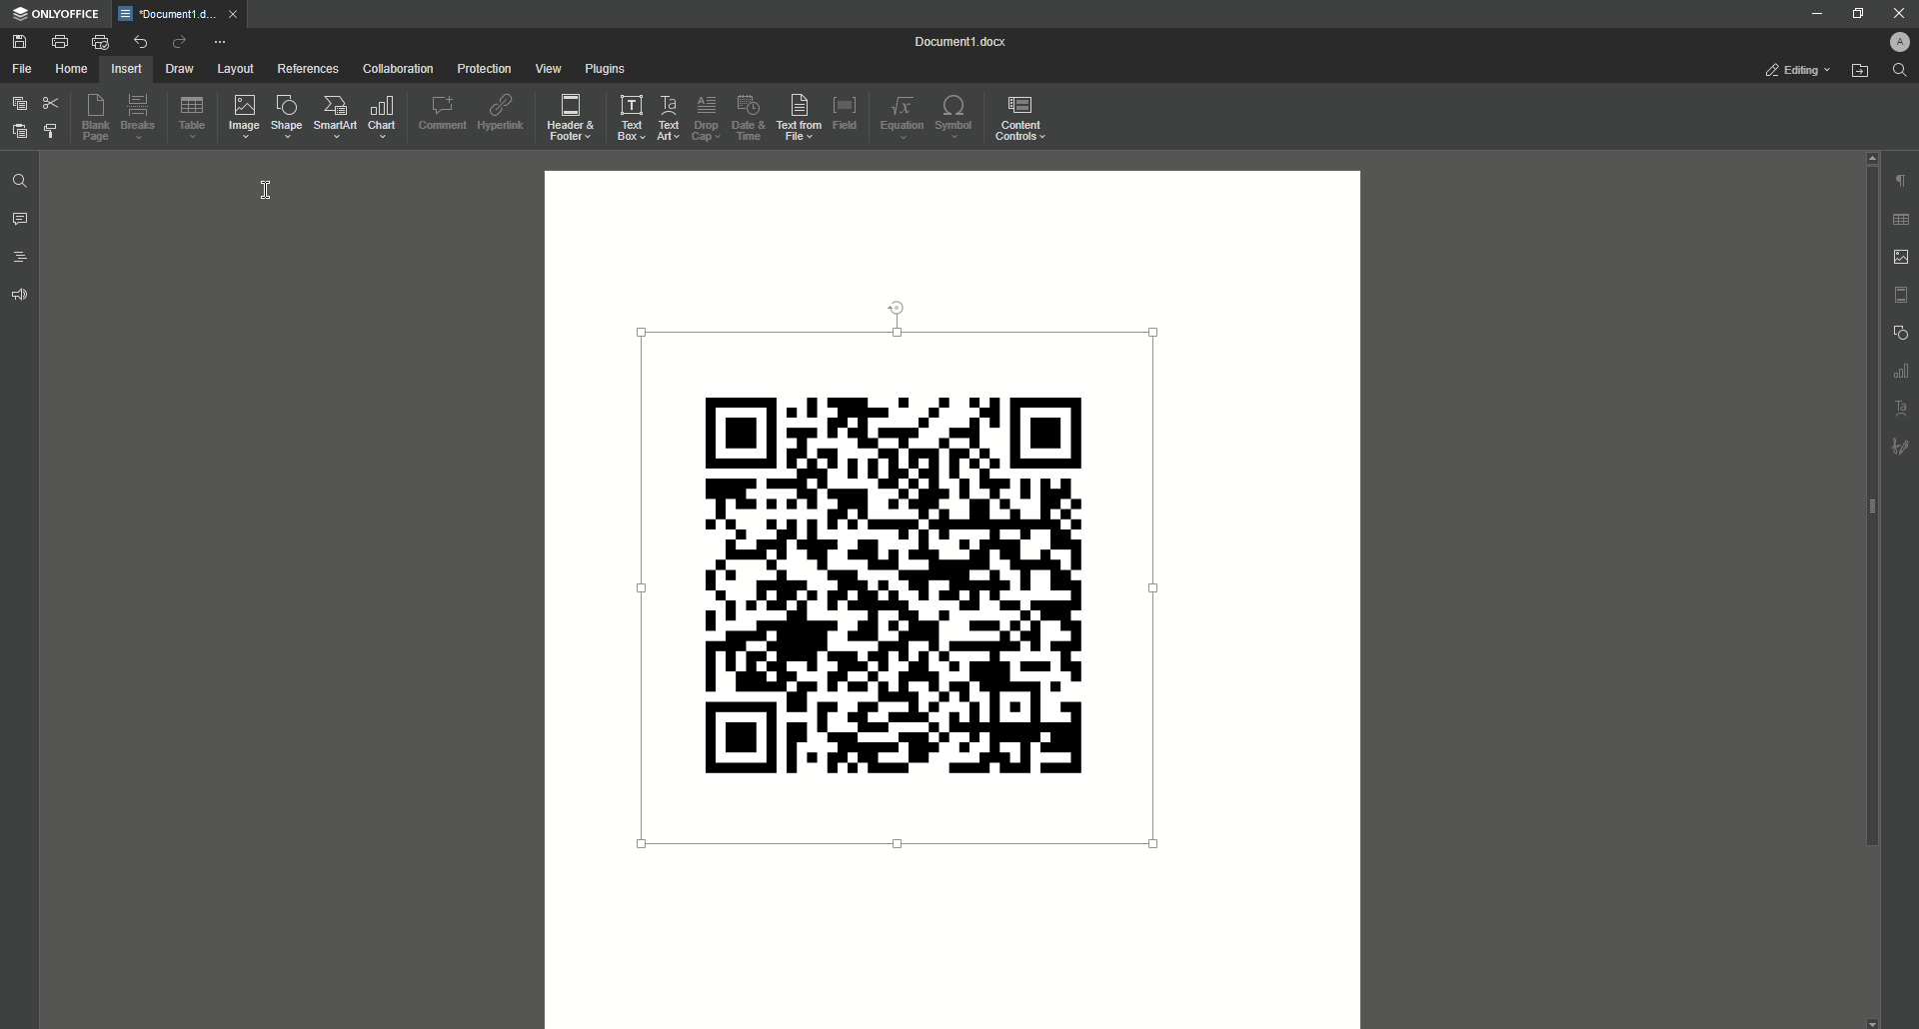 The image size is (1919, 1029). Describe the element at coordinates (99, 40) in the screenshot. I see `Quick Print` at that location.